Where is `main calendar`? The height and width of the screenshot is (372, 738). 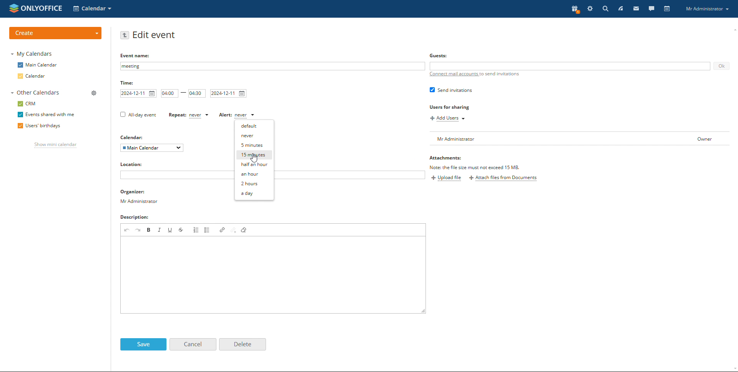
main calendar is located at coordinates (38, 65).